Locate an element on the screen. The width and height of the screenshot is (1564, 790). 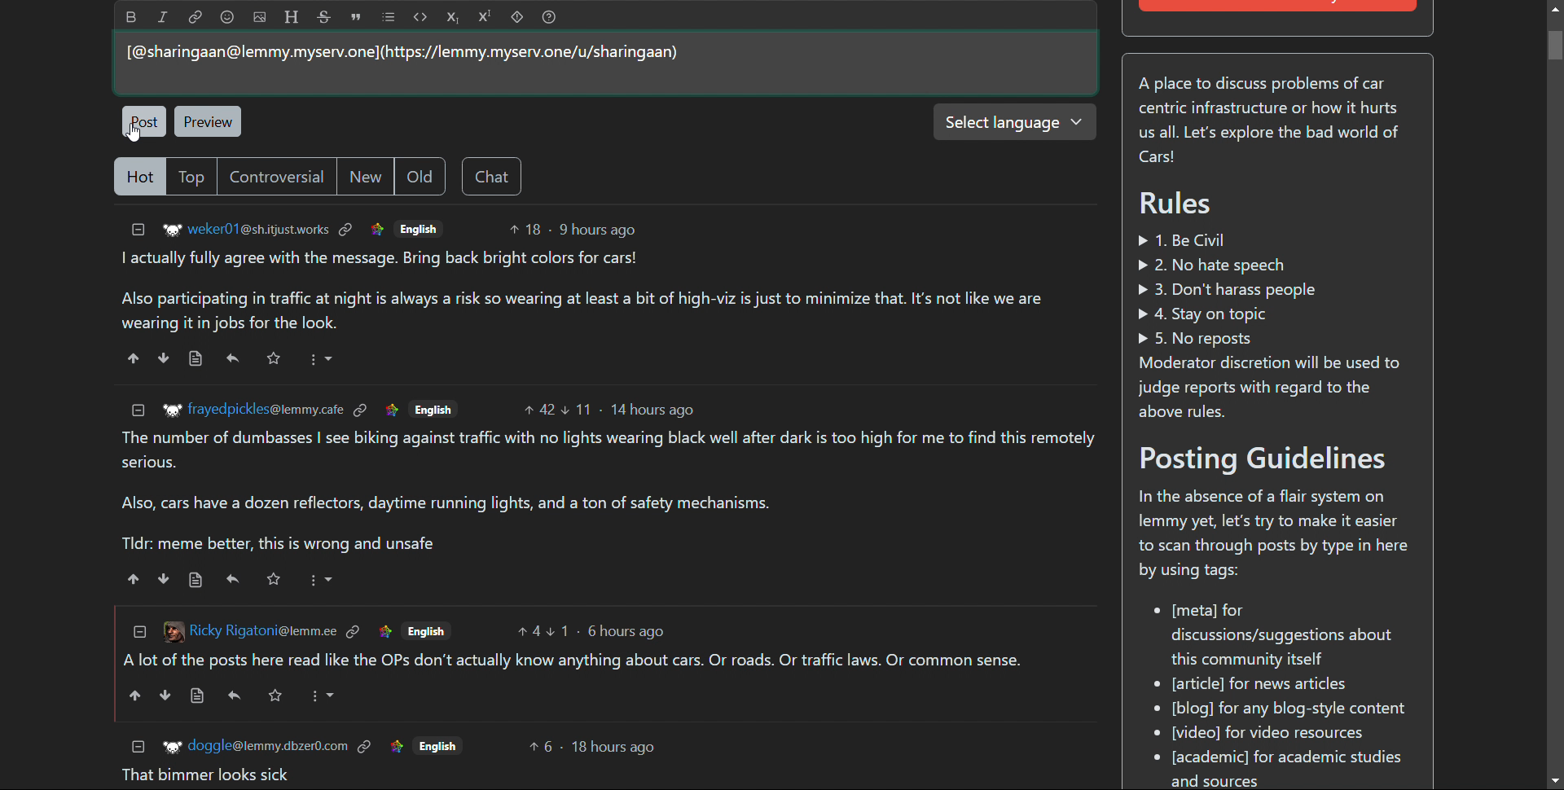
new is located at coordinates (364, 175).